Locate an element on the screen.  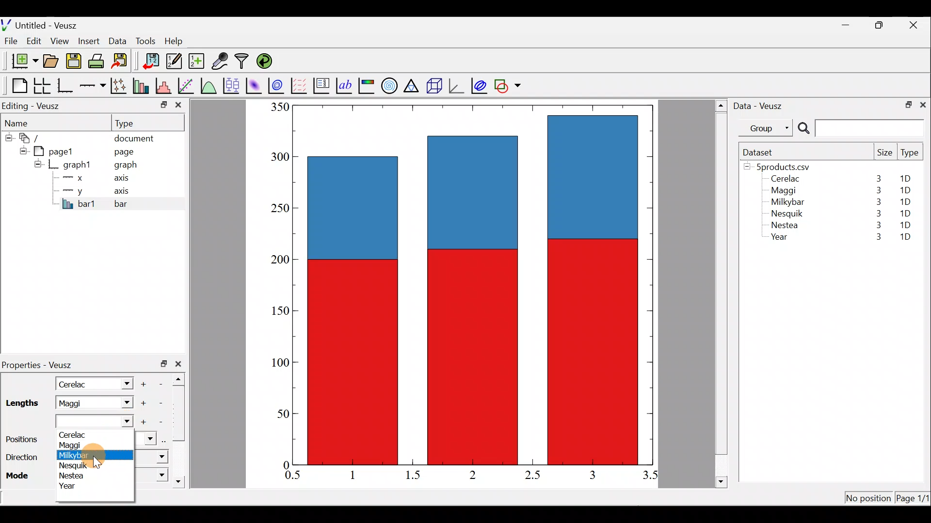
Add another item is located at coordinates (142, 403).